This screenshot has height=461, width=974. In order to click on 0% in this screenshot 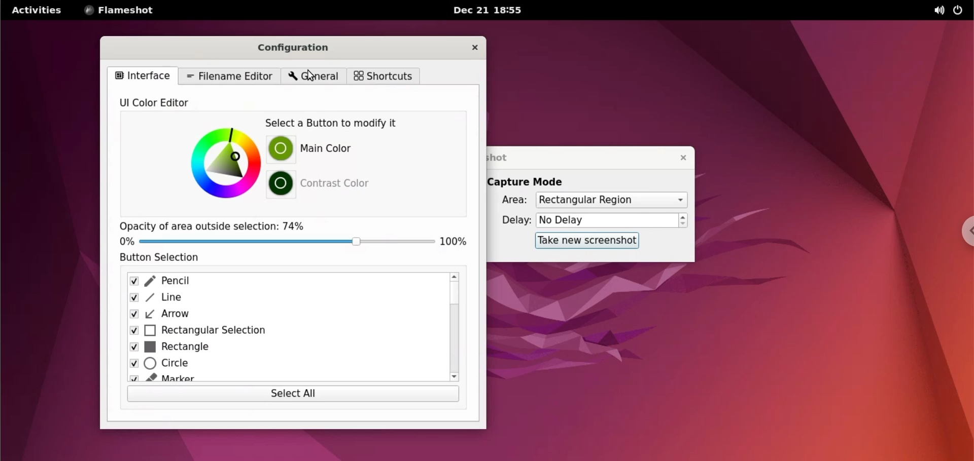, I will do `click(123, 241)`.